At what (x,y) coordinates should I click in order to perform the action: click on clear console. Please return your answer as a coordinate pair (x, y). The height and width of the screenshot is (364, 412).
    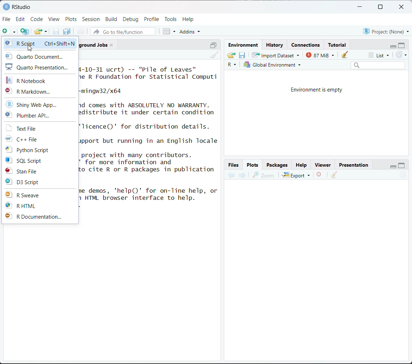
    Looking at the image, I should click on (213, 56).